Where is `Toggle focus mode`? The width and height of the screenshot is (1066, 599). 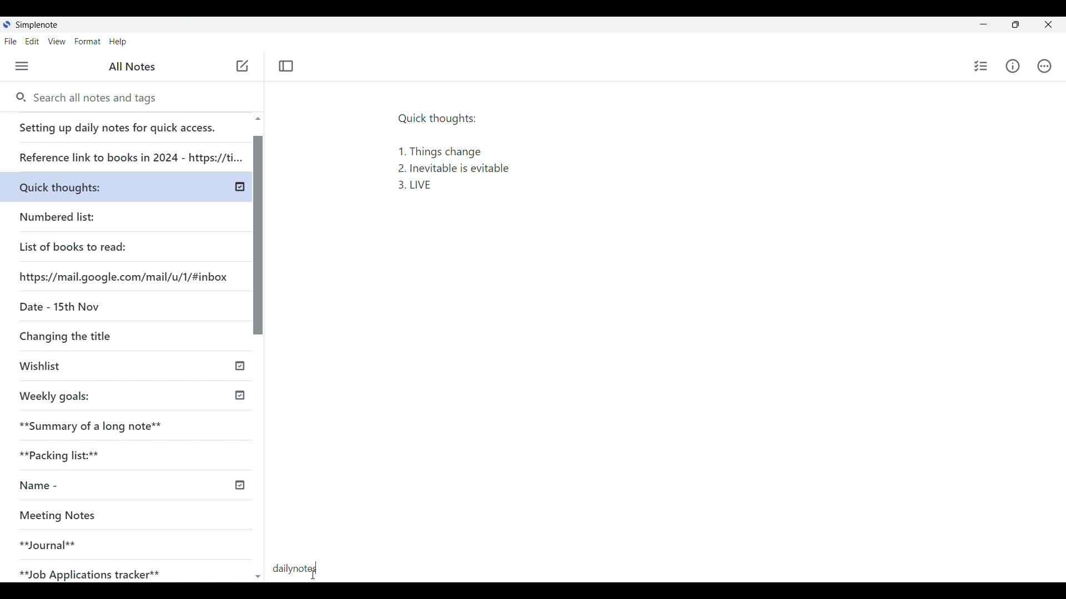
Toggle focus mode is located at coordinates (286, 67).